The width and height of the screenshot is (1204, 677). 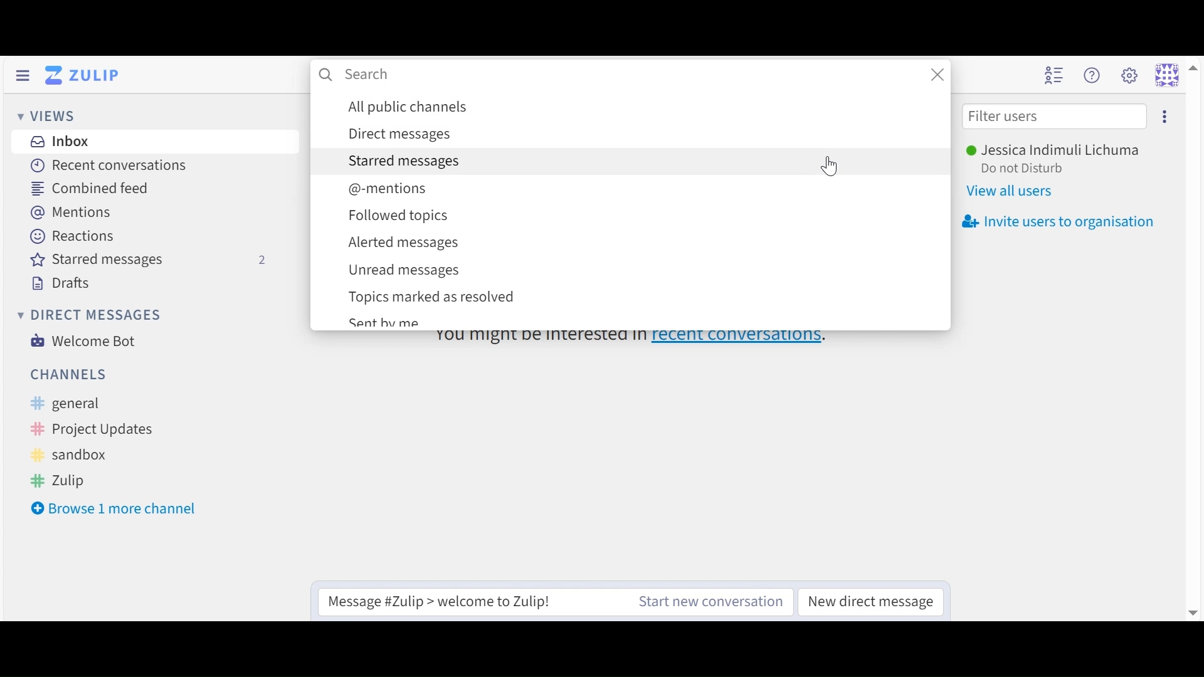 I want to click on Starred messages, so click(x=577, y=161).